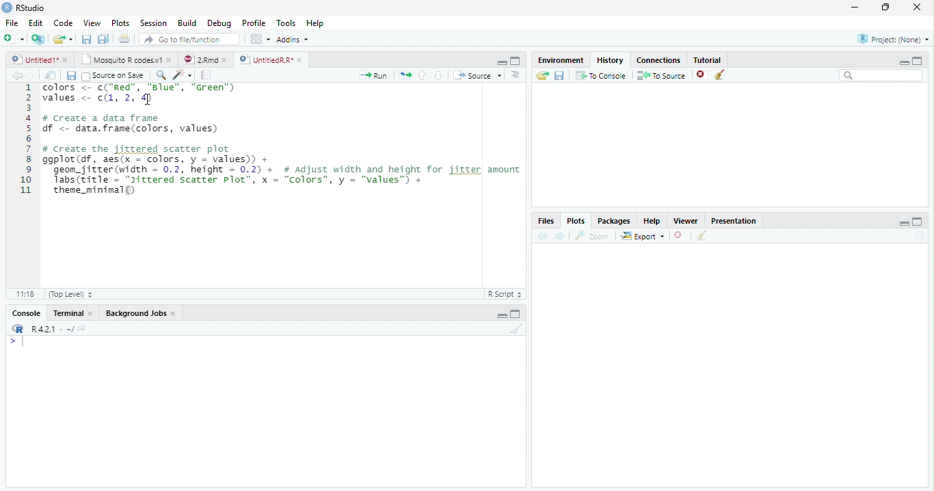  I want to click on Tools, so click(286, 23).